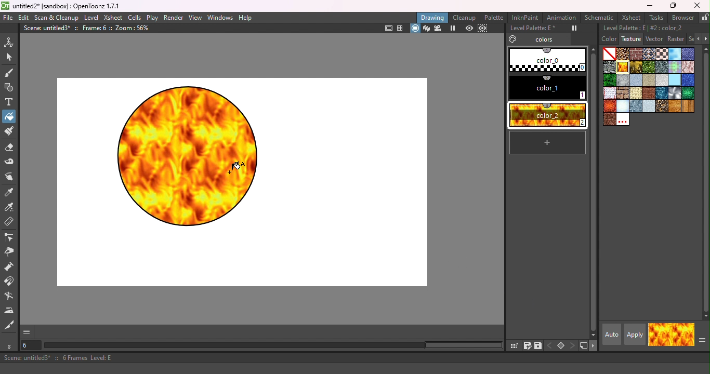 Image resolution: width=710 pixels, height=374 pixels. Describe the element at coordinates (561, 18) in the screenshot. I see `Animation` at that location.